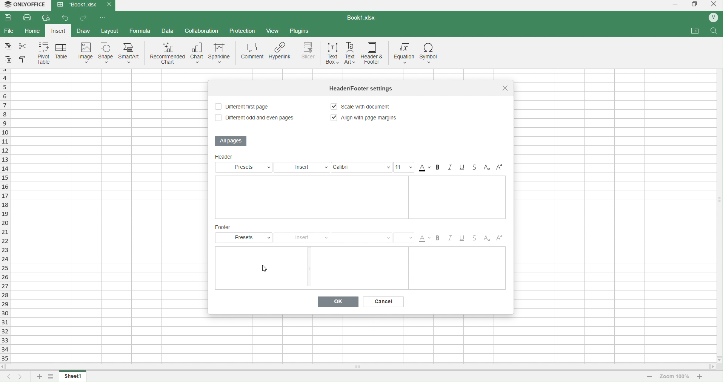 This screenshot has width=723, height=382. Describe the element at coordinates (9, 31) in the screenshot. I see `file` at that location.